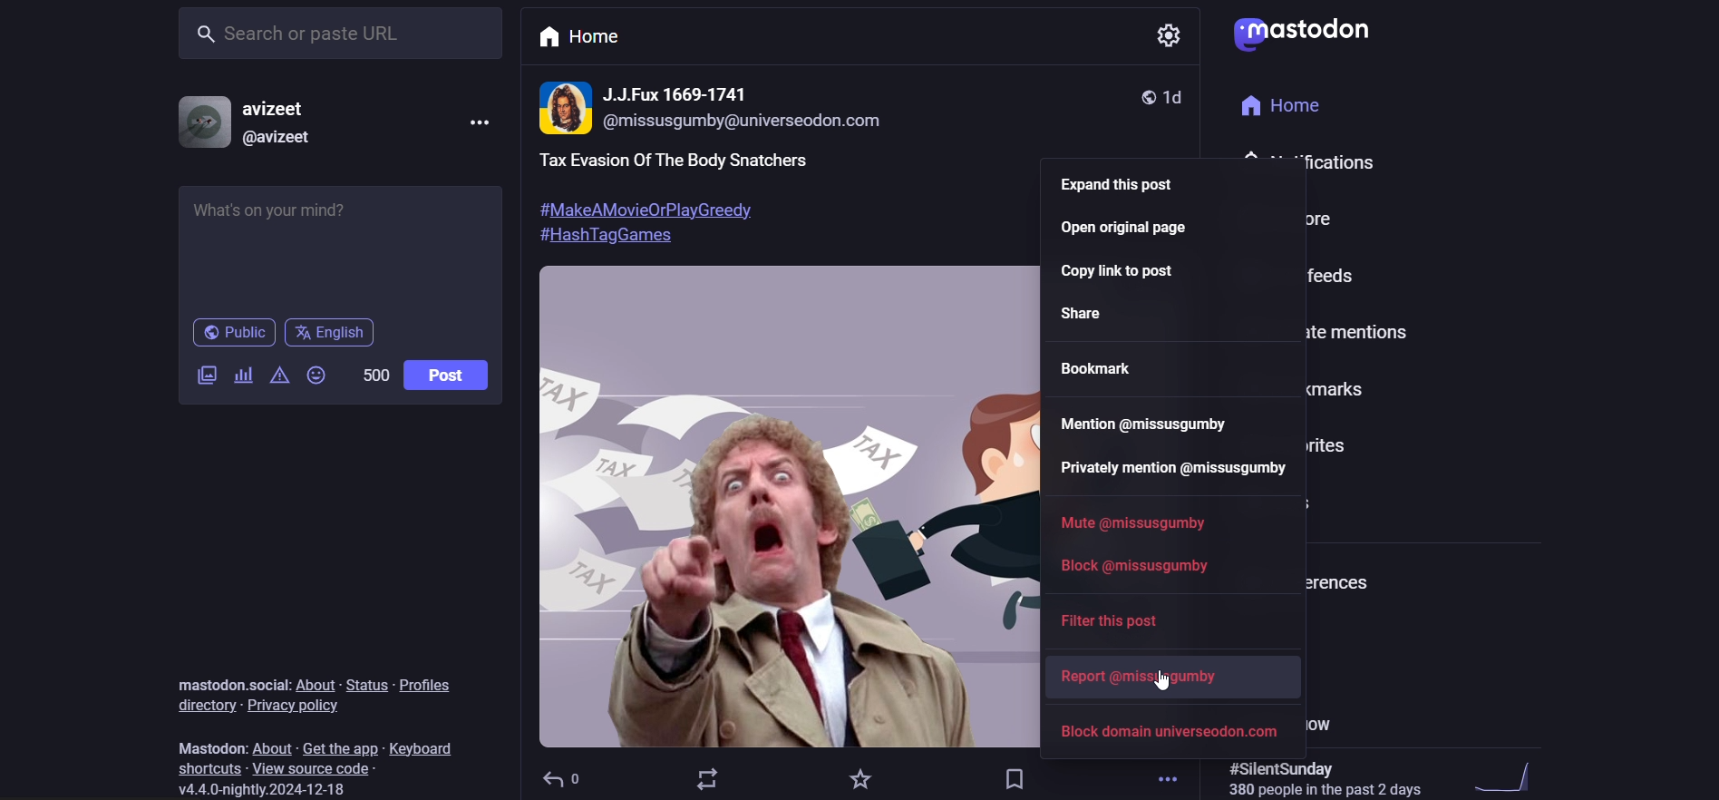 This screenshot has width=1719, height=800. What do you see at coordinates (1160, 426) in the screenshot?
I see `mention` at bounding box center [1160, 426].